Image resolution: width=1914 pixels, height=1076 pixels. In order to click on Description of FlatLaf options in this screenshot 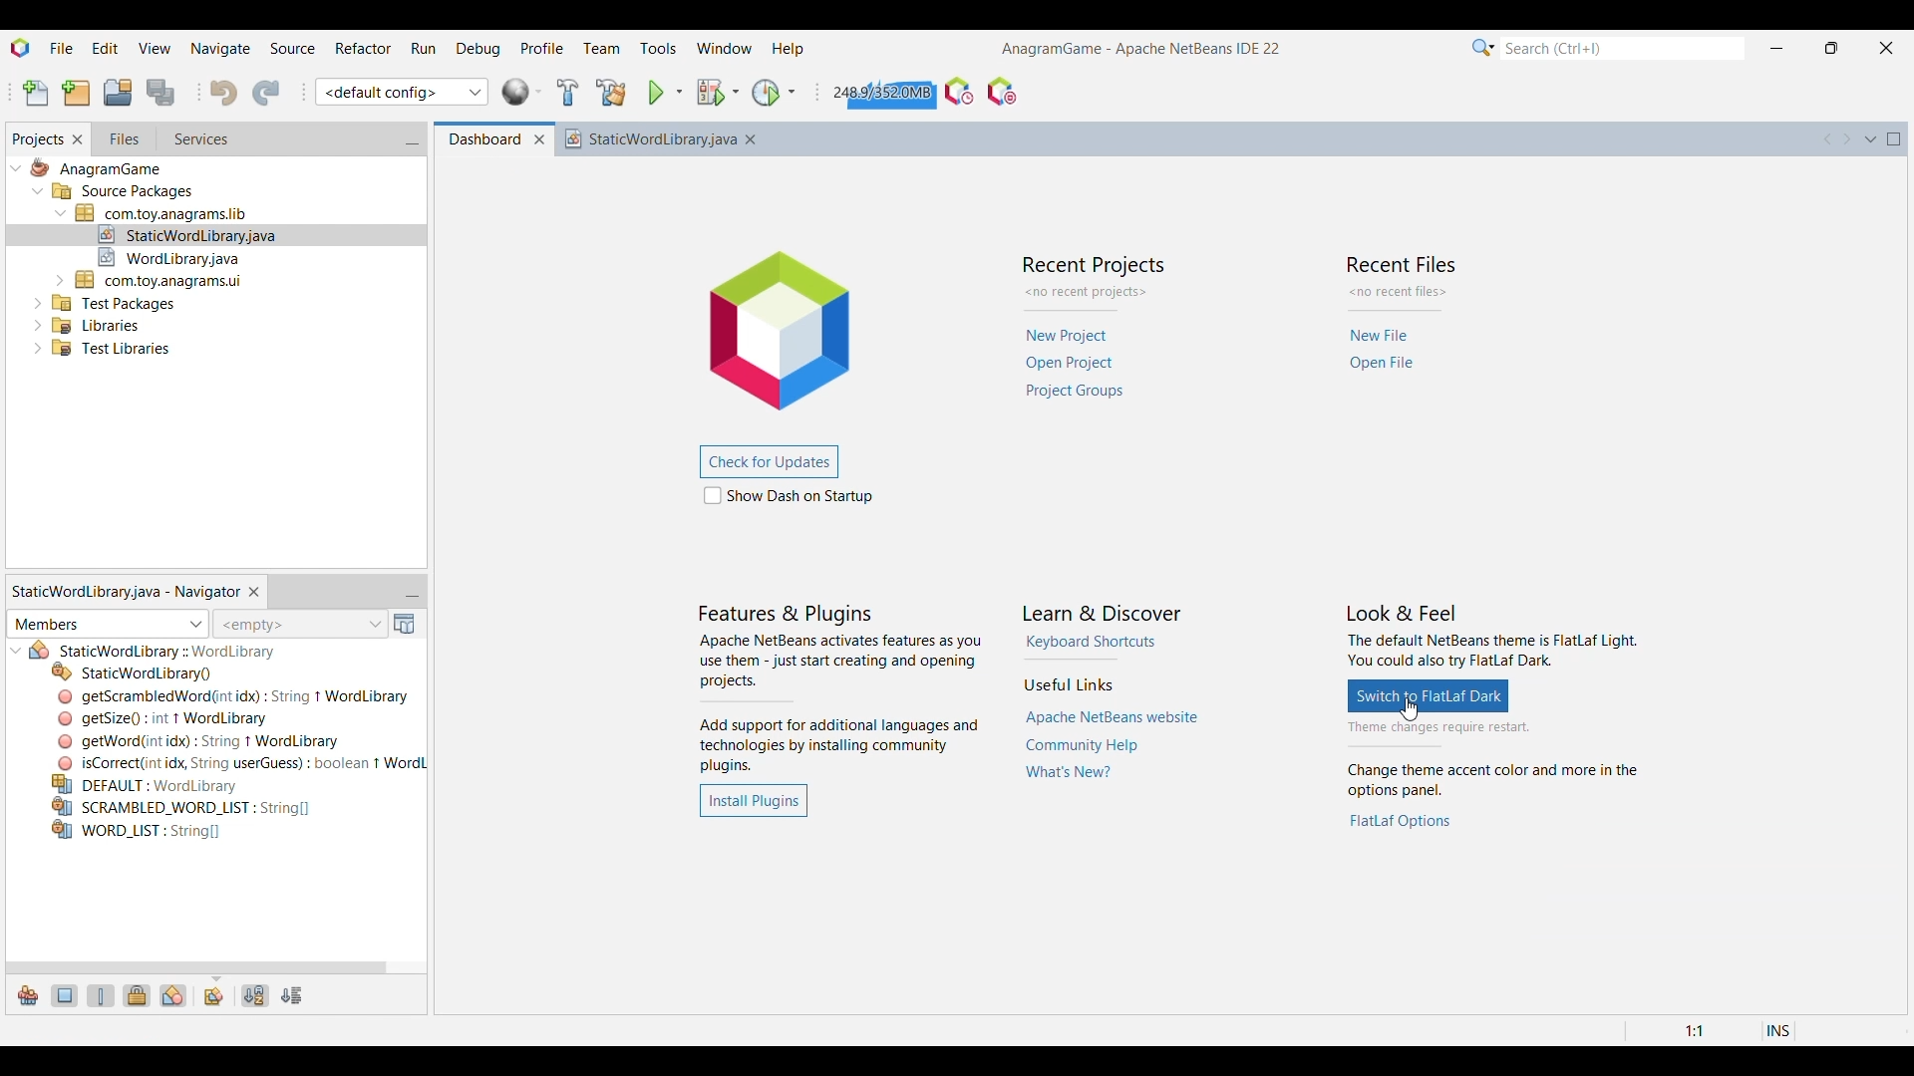, I will do `click(1496, 781)`.